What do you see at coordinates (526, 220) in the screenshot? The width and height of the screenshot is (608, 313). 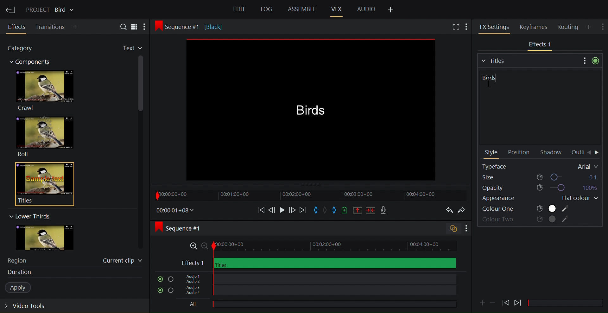 I see `Color two` at bounding box center [526, 220].